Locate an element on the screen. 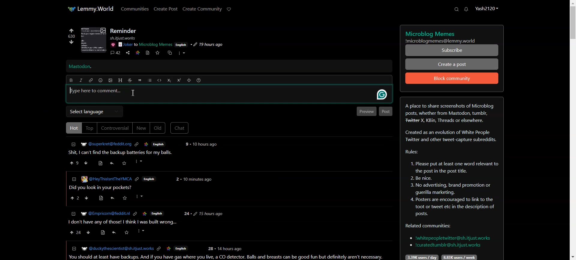 The height and width of the screenshot is (260, 576). Header is located at coordinates (120, 80).